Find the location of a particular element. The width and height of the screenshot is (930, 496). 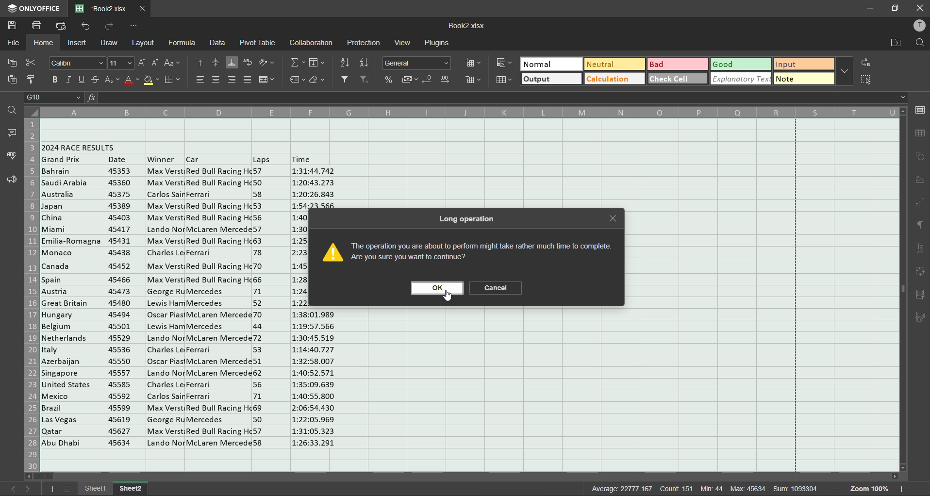

cut is located at coordinates (32, 63).